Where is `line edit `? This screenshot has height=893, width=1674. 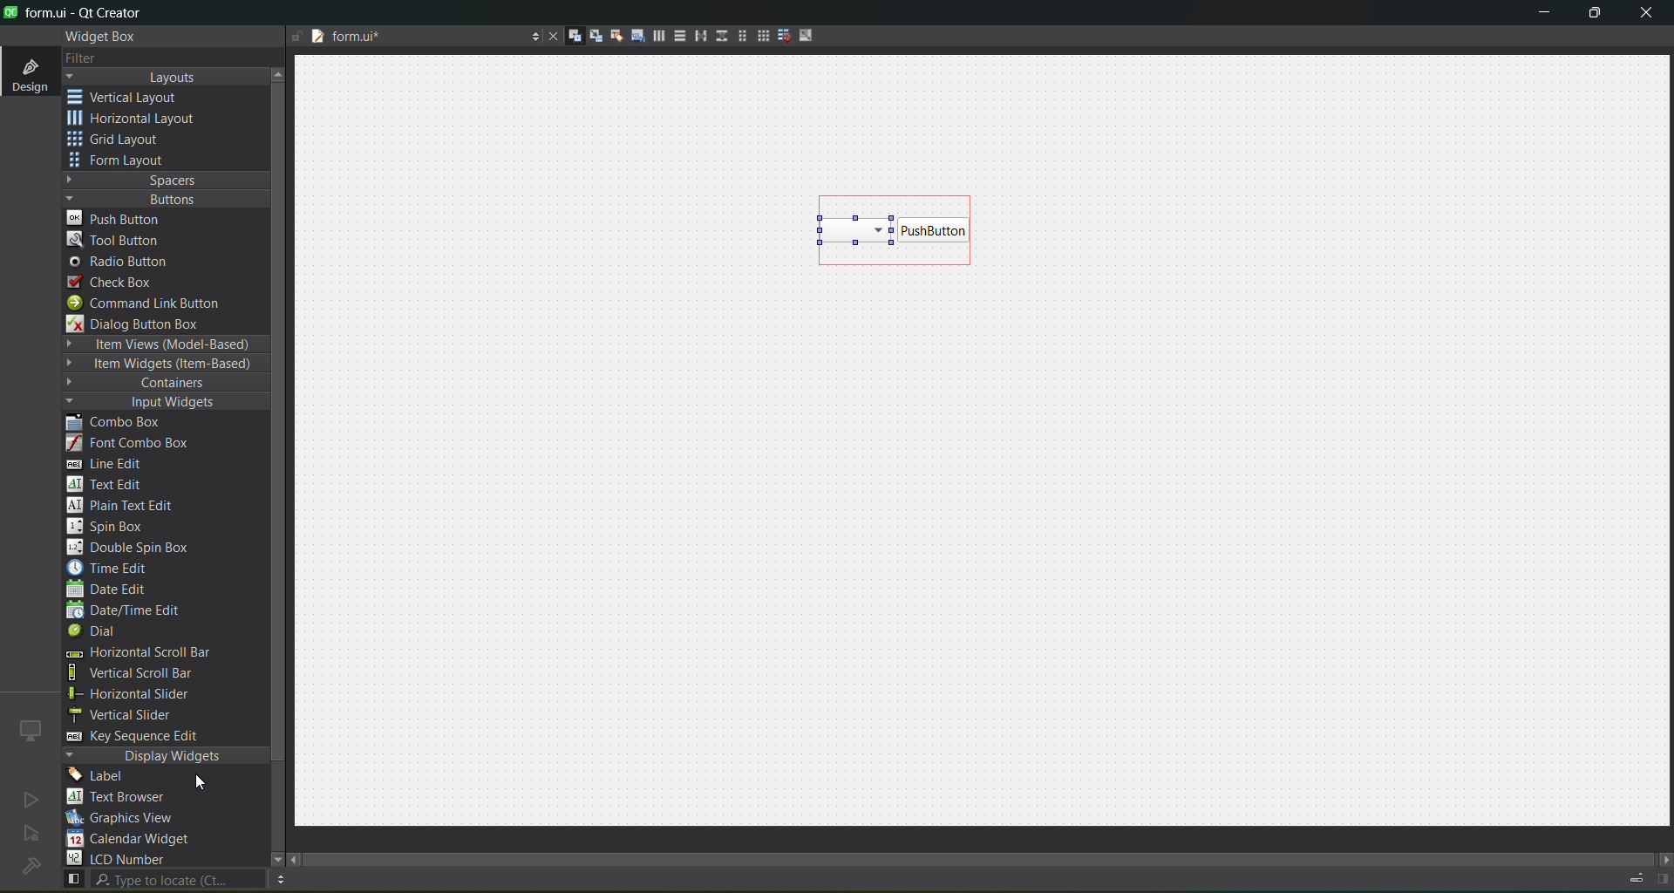 line edit  is located at coordinates (113, 464).